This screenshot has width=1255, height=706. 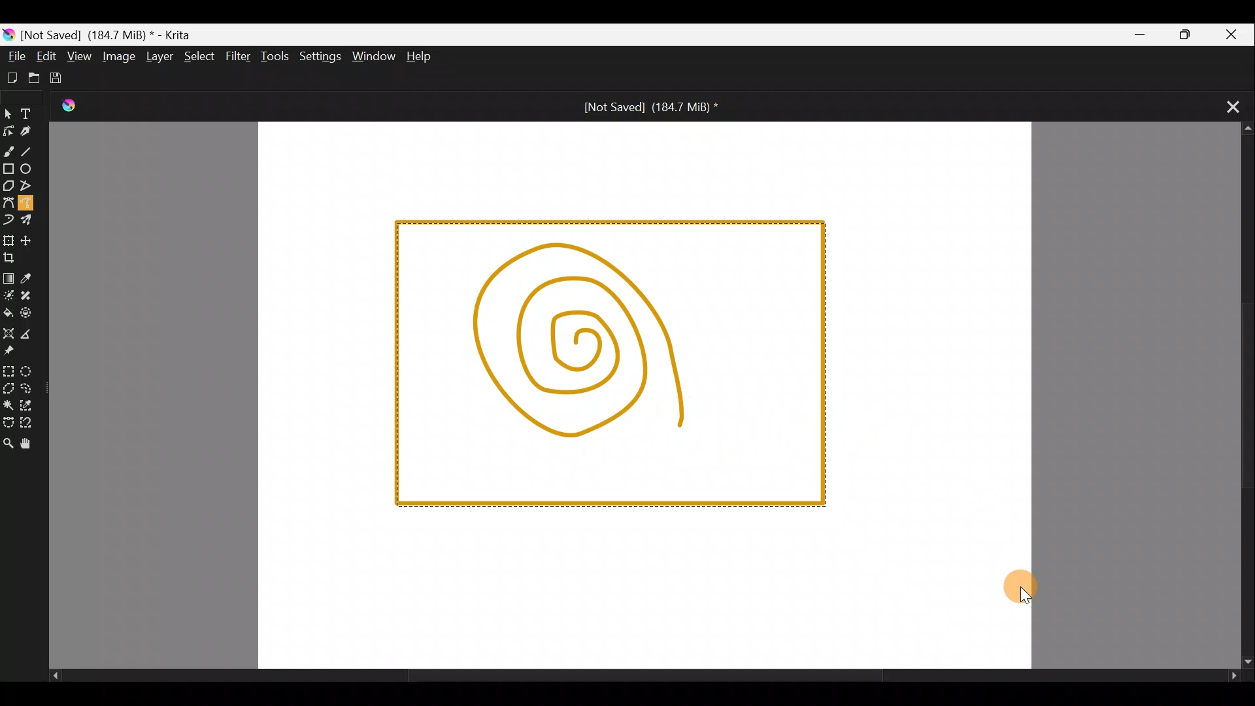 What do you see at coordinates (29, 151) in the screenshot?
I see `Line tool` at bounding box center [29, 151].